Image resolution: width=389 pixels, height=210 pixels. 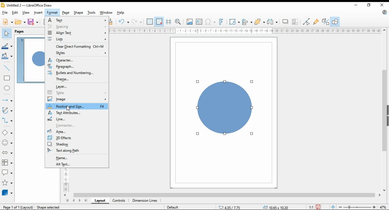 I want to click on fit page to window, so click(x=333, y=207).